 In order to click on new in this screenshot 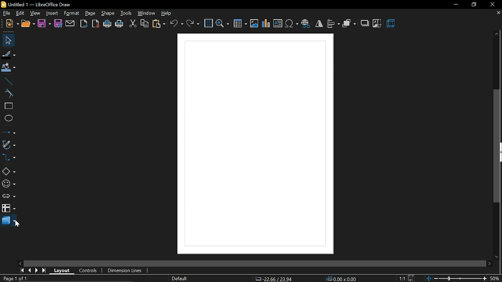, I will do `click(12, 23)`.